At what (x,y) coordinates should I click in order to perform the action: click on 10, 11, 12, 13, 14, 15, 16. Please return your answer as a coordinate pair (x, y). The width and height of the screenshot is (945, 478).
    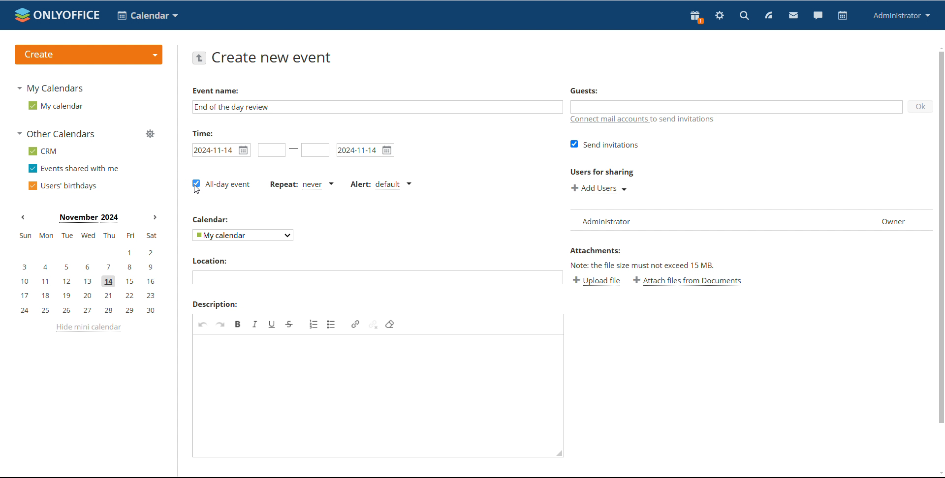
    Looking at the image, I should click on (90, 282).